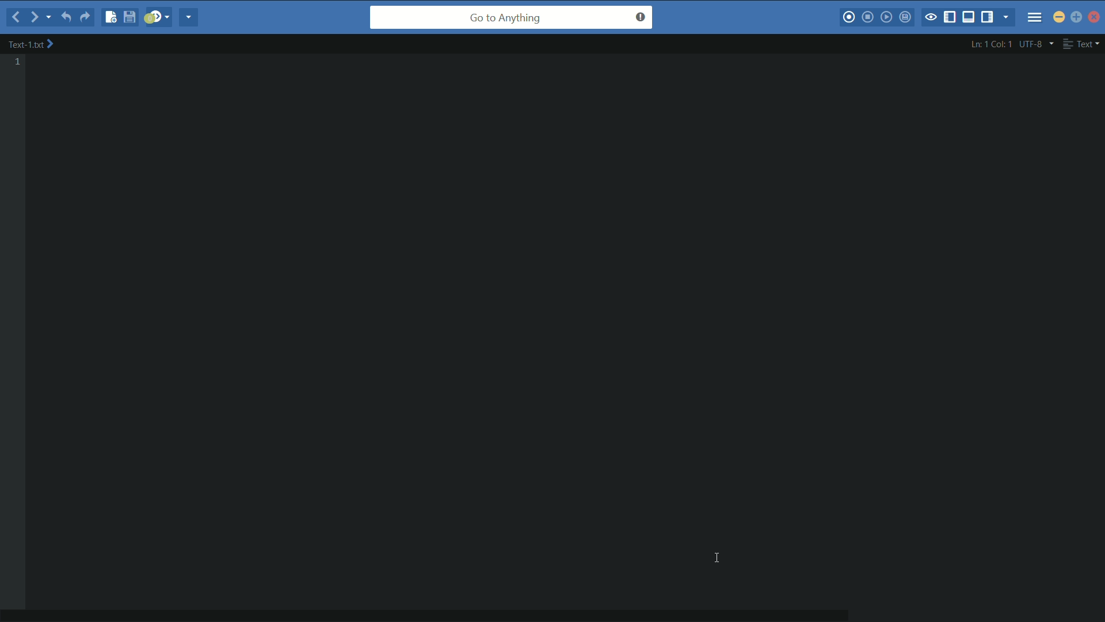 The width and height of the screenshot is (1105, 622). What do you see at coordinates (1077, 16) in the screenshot?
I see `maximize` at bounding box center [1077, 16].